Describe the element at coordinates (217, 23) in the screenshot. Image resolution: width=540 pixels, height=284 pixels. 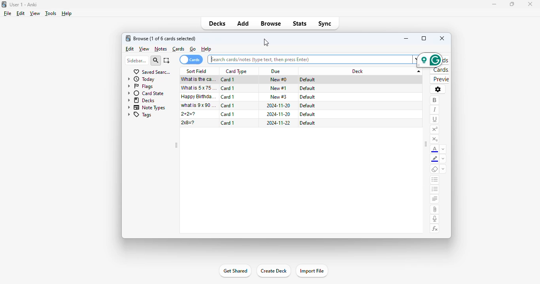
I see `decks` at that location.